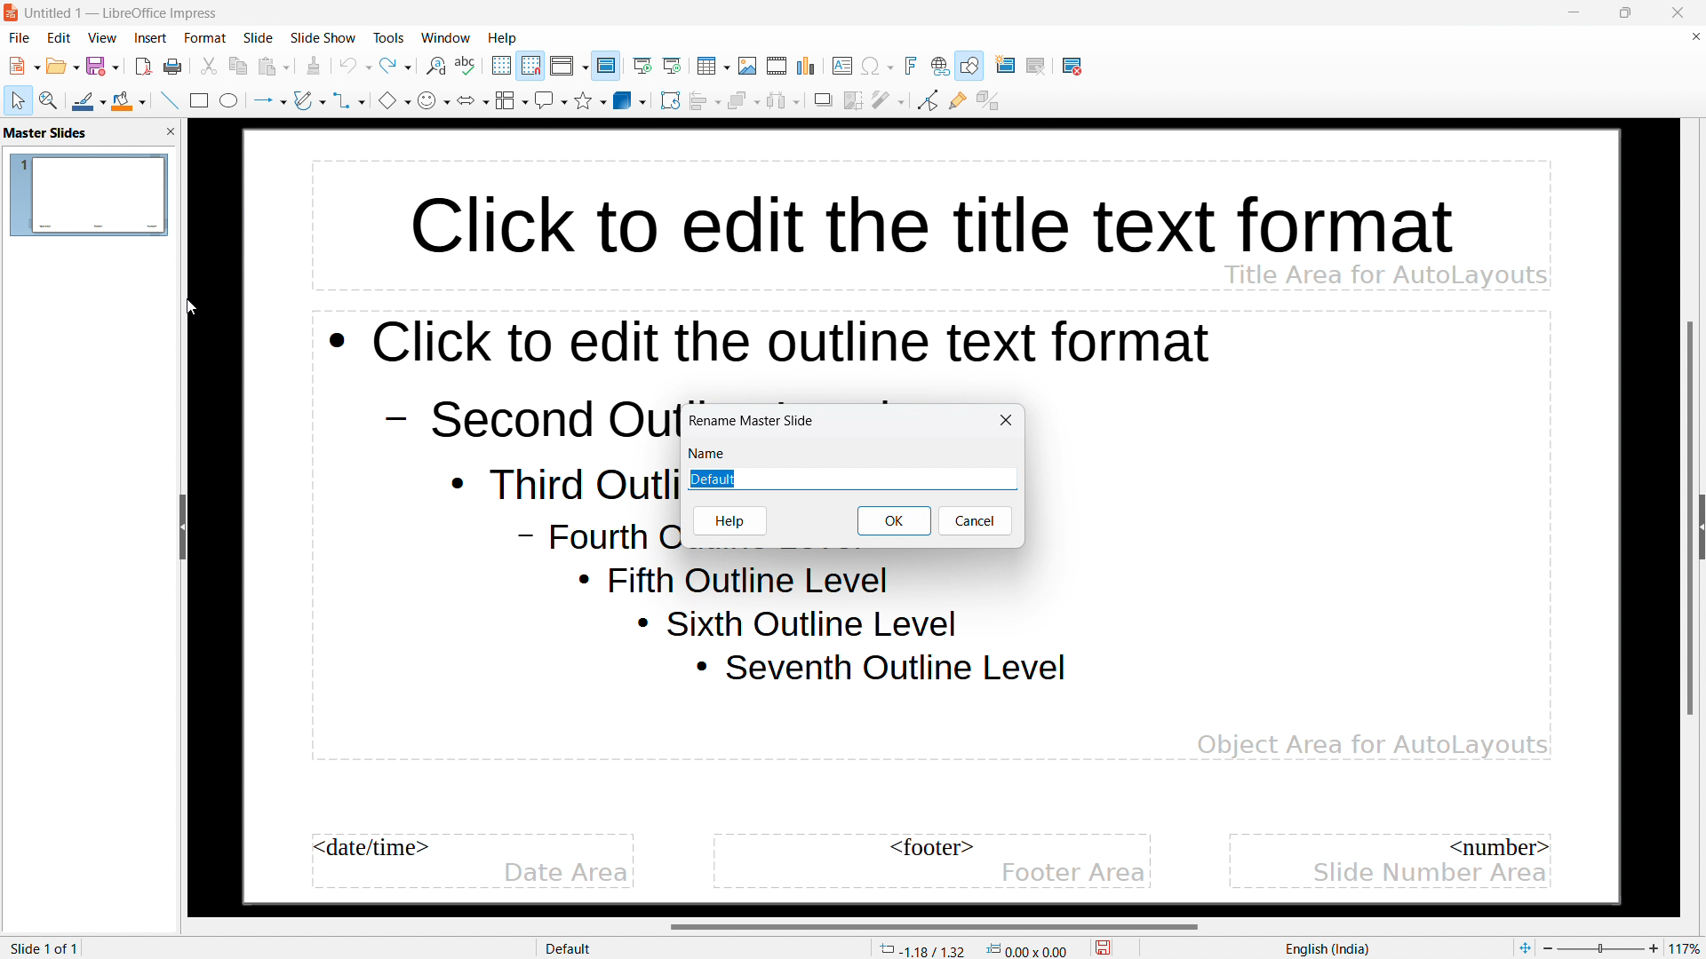 This screenshot has height=959, width=1706. What do you see at coordinates (1372, 736) in the screenshot?
I see `Object Area for AutoLayouts` at bounding box center [1372, 736].